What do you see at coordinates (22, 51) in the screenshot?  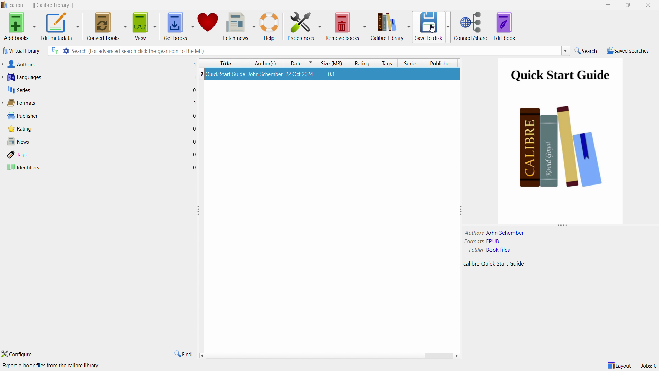 I see `Virtual library` at bounding box center [22, 51].